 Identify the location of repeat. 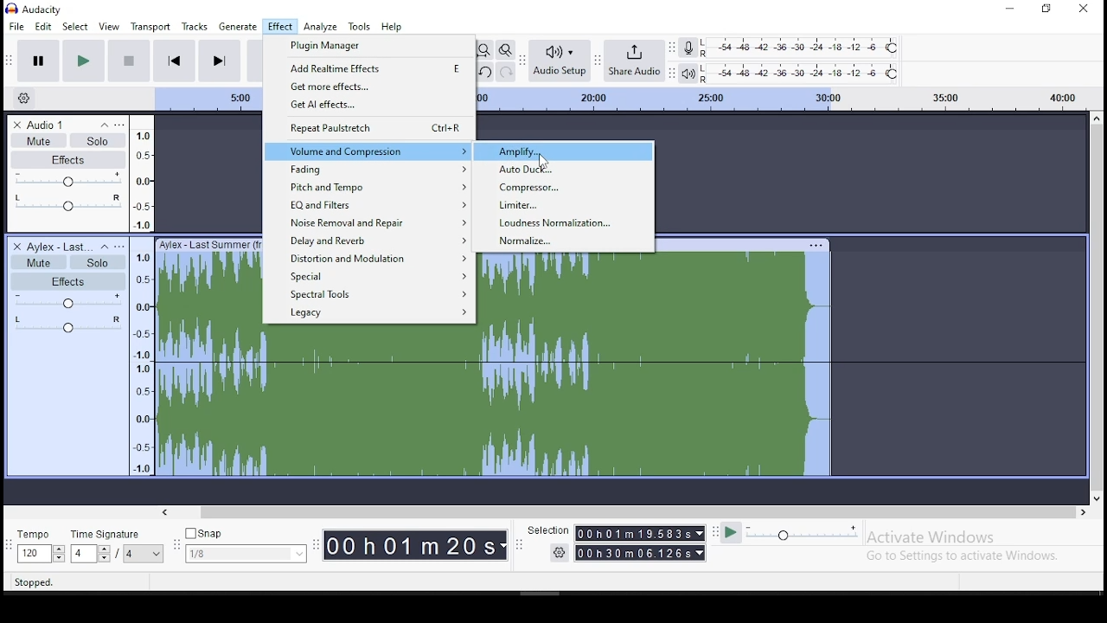
(368, 130).